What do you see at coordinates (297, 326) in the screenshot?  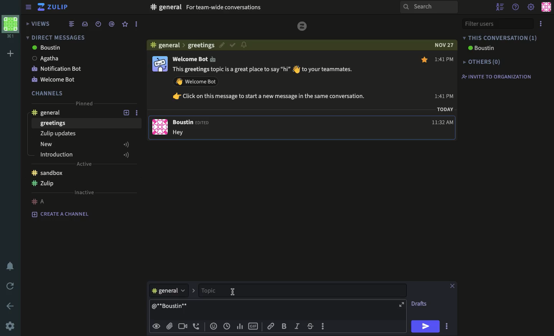 I see `italics` at bounding box center [297, 326].